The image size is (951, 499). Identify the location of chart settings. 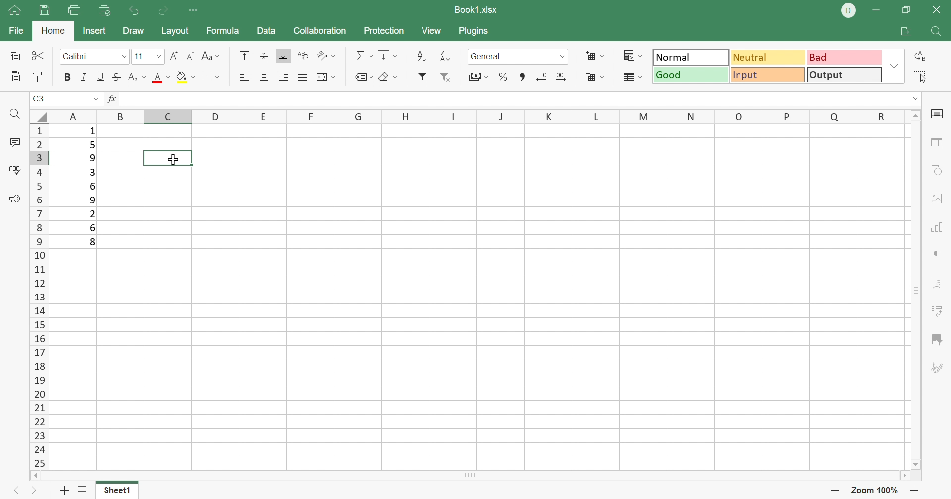
(938, 228).